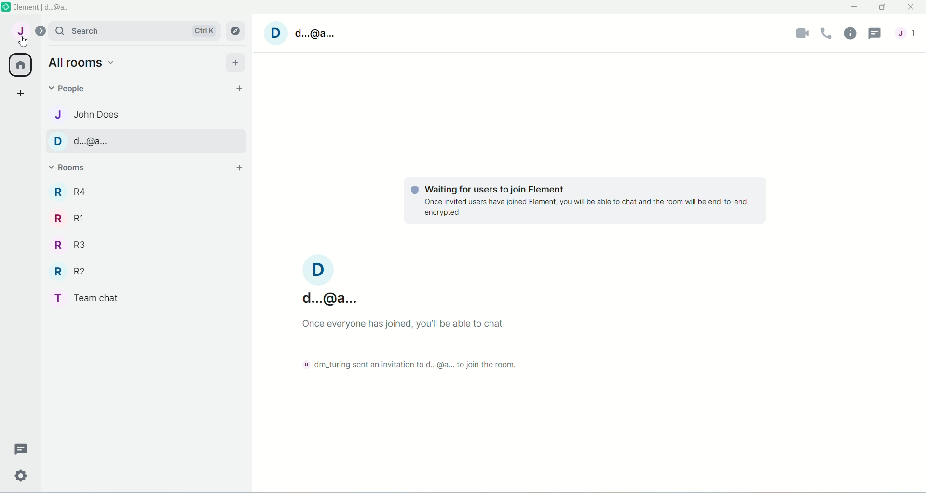 The image size is (926, 493). What do you see at coordinates (912, 6) in the screenshot?
I see `Close` at bounding box center [912, 6].